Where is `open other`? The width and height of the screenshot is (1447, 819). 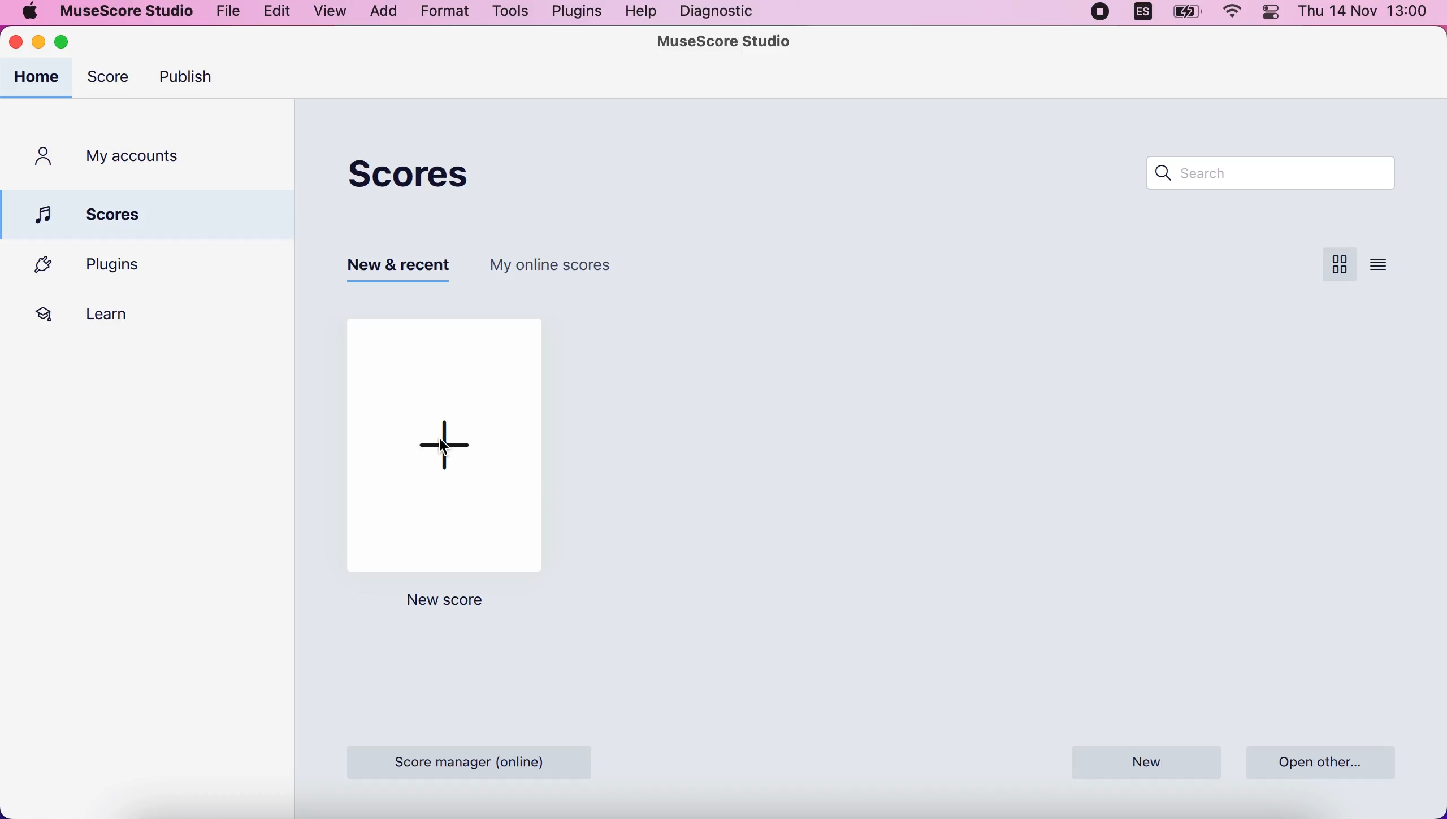
open other is located at coordinates (1322, 760).